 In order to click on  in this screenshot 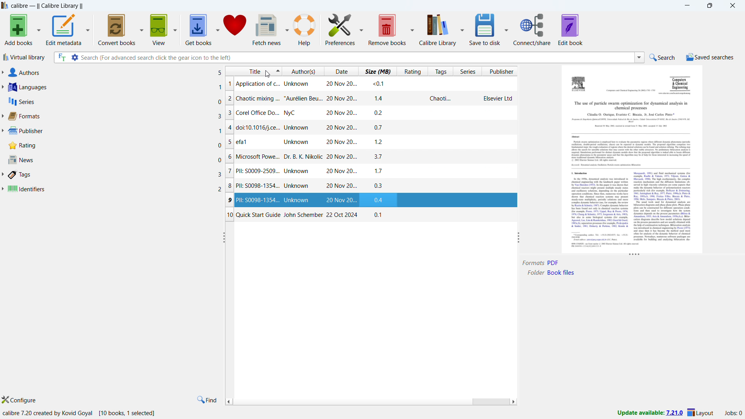, I will do `click(579, 138)`.